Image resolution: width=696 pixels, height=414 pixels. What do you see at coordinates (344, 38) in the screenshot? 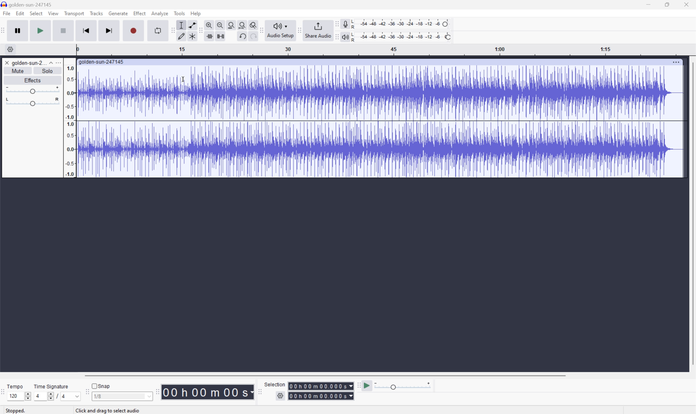
I see `Playback meter` at bounding box center [344, 38].